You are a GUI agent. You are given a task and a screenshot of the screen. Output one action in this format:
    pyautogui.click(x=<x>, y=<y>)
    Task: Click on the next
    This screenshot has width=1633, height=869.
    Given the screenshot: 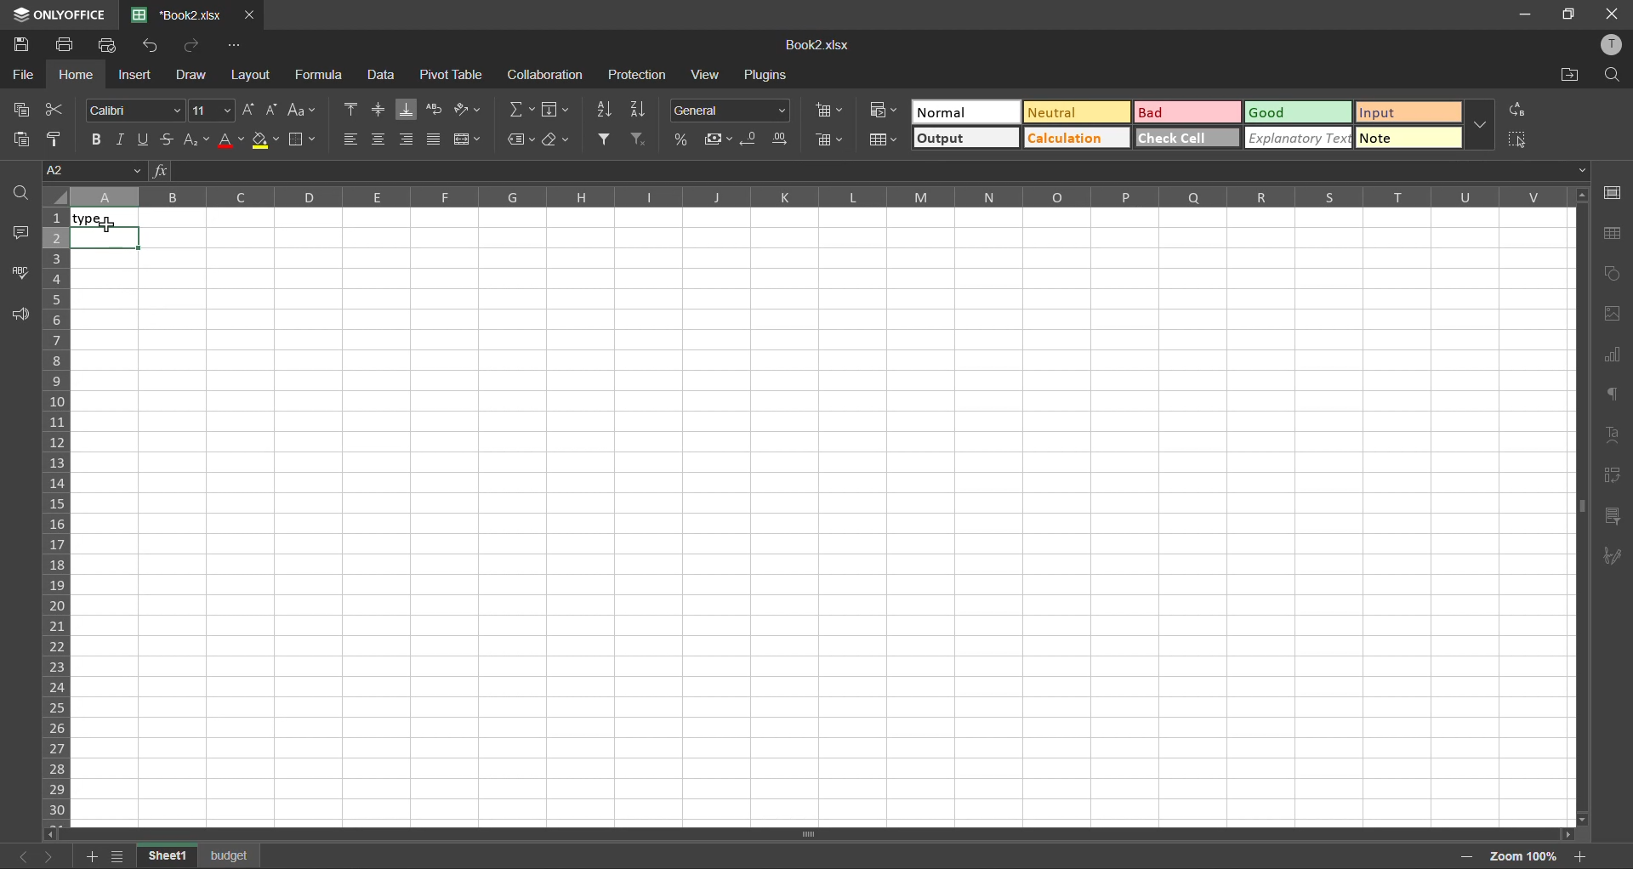 What is the action you would take?
    pyautogui.click(x=46, y=855)
    